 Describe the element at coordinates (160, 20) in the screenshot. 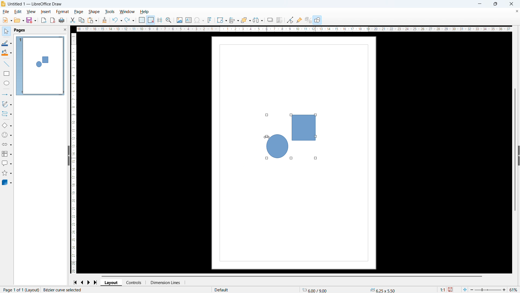

I see `Guidelines while moving ` at that location.